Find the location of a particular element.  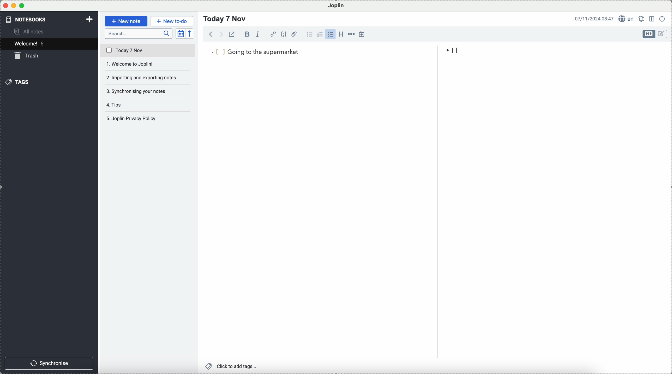

all notes is located at coordinates (30, 31).